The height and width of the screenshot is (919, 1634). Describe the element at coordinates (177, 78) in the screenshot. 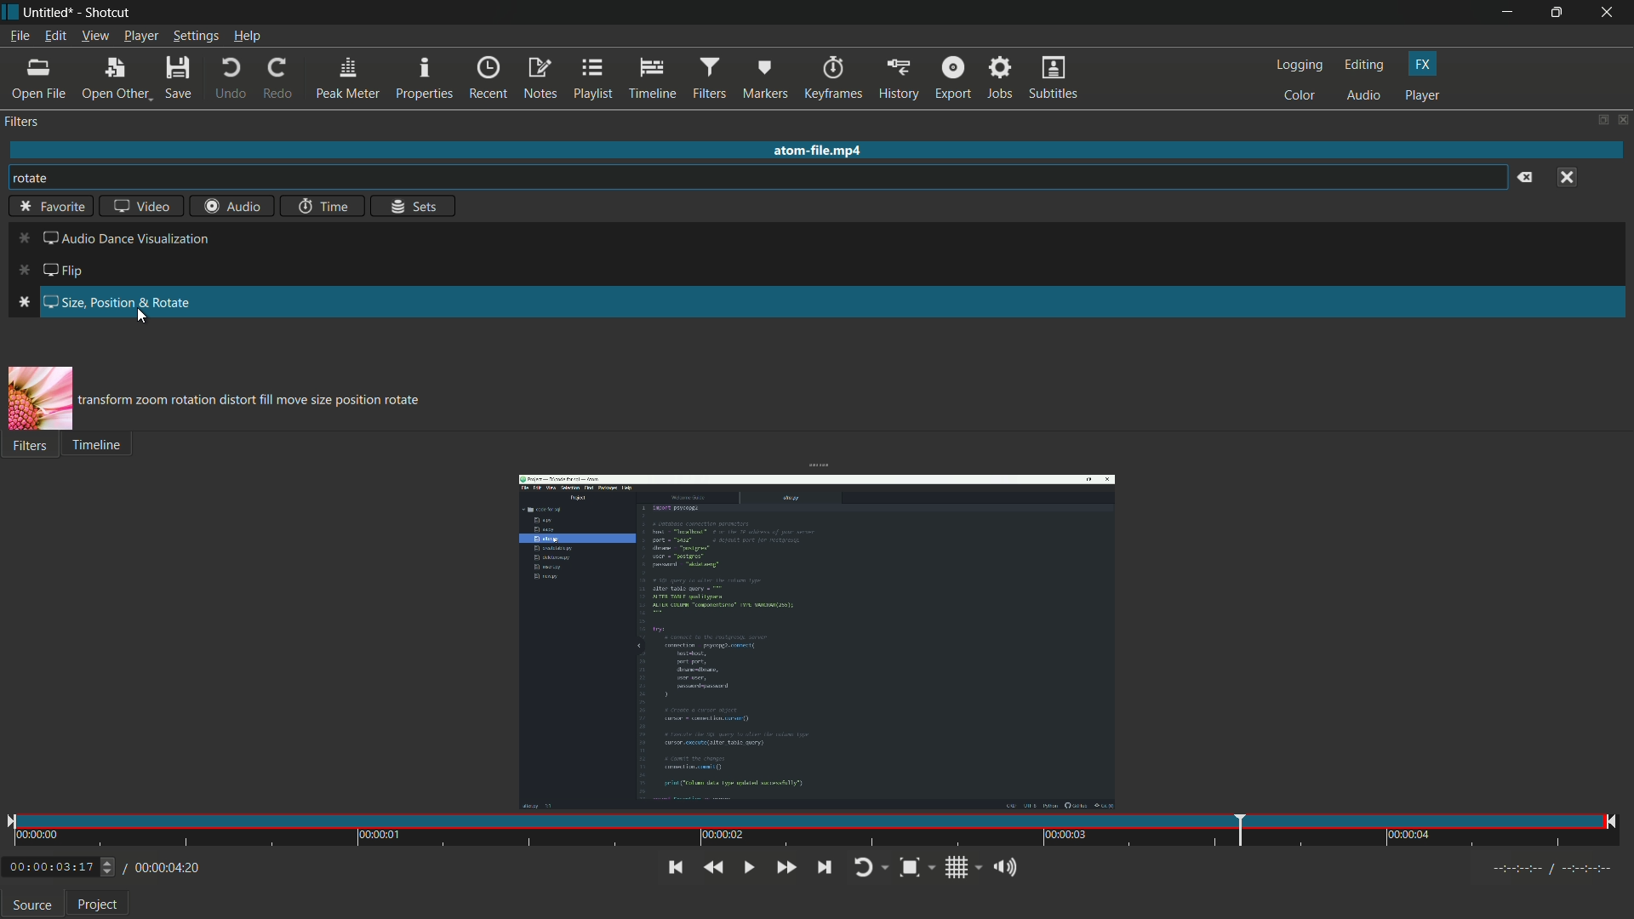

I see `save` at that location.